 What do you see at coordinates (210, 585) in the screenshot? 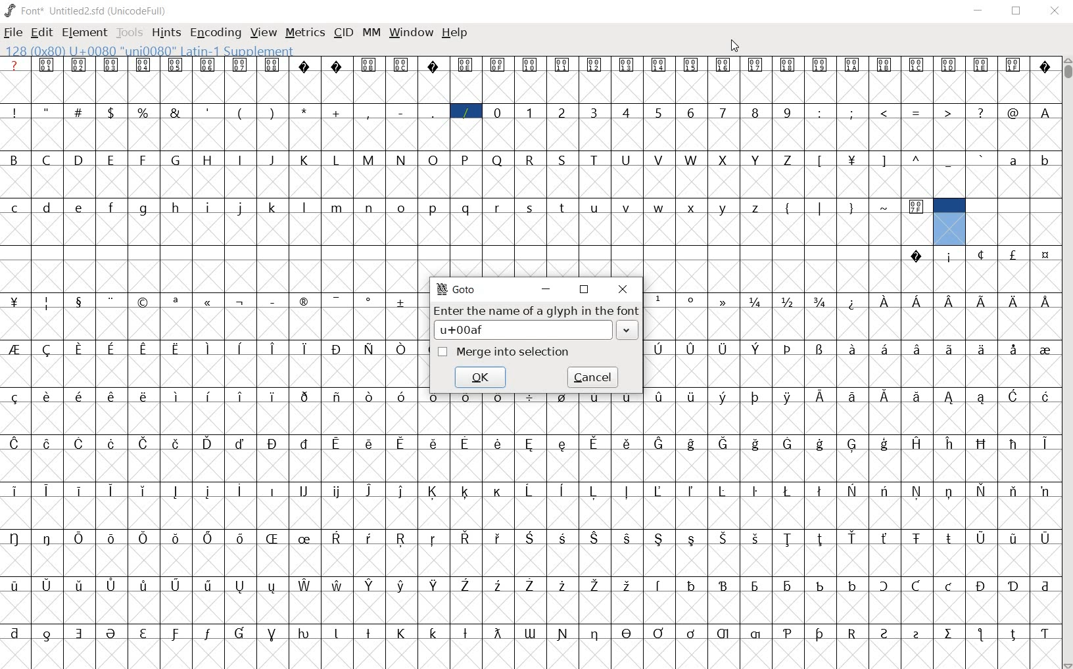
I see `Symbol` at bounding box center [210, 585].